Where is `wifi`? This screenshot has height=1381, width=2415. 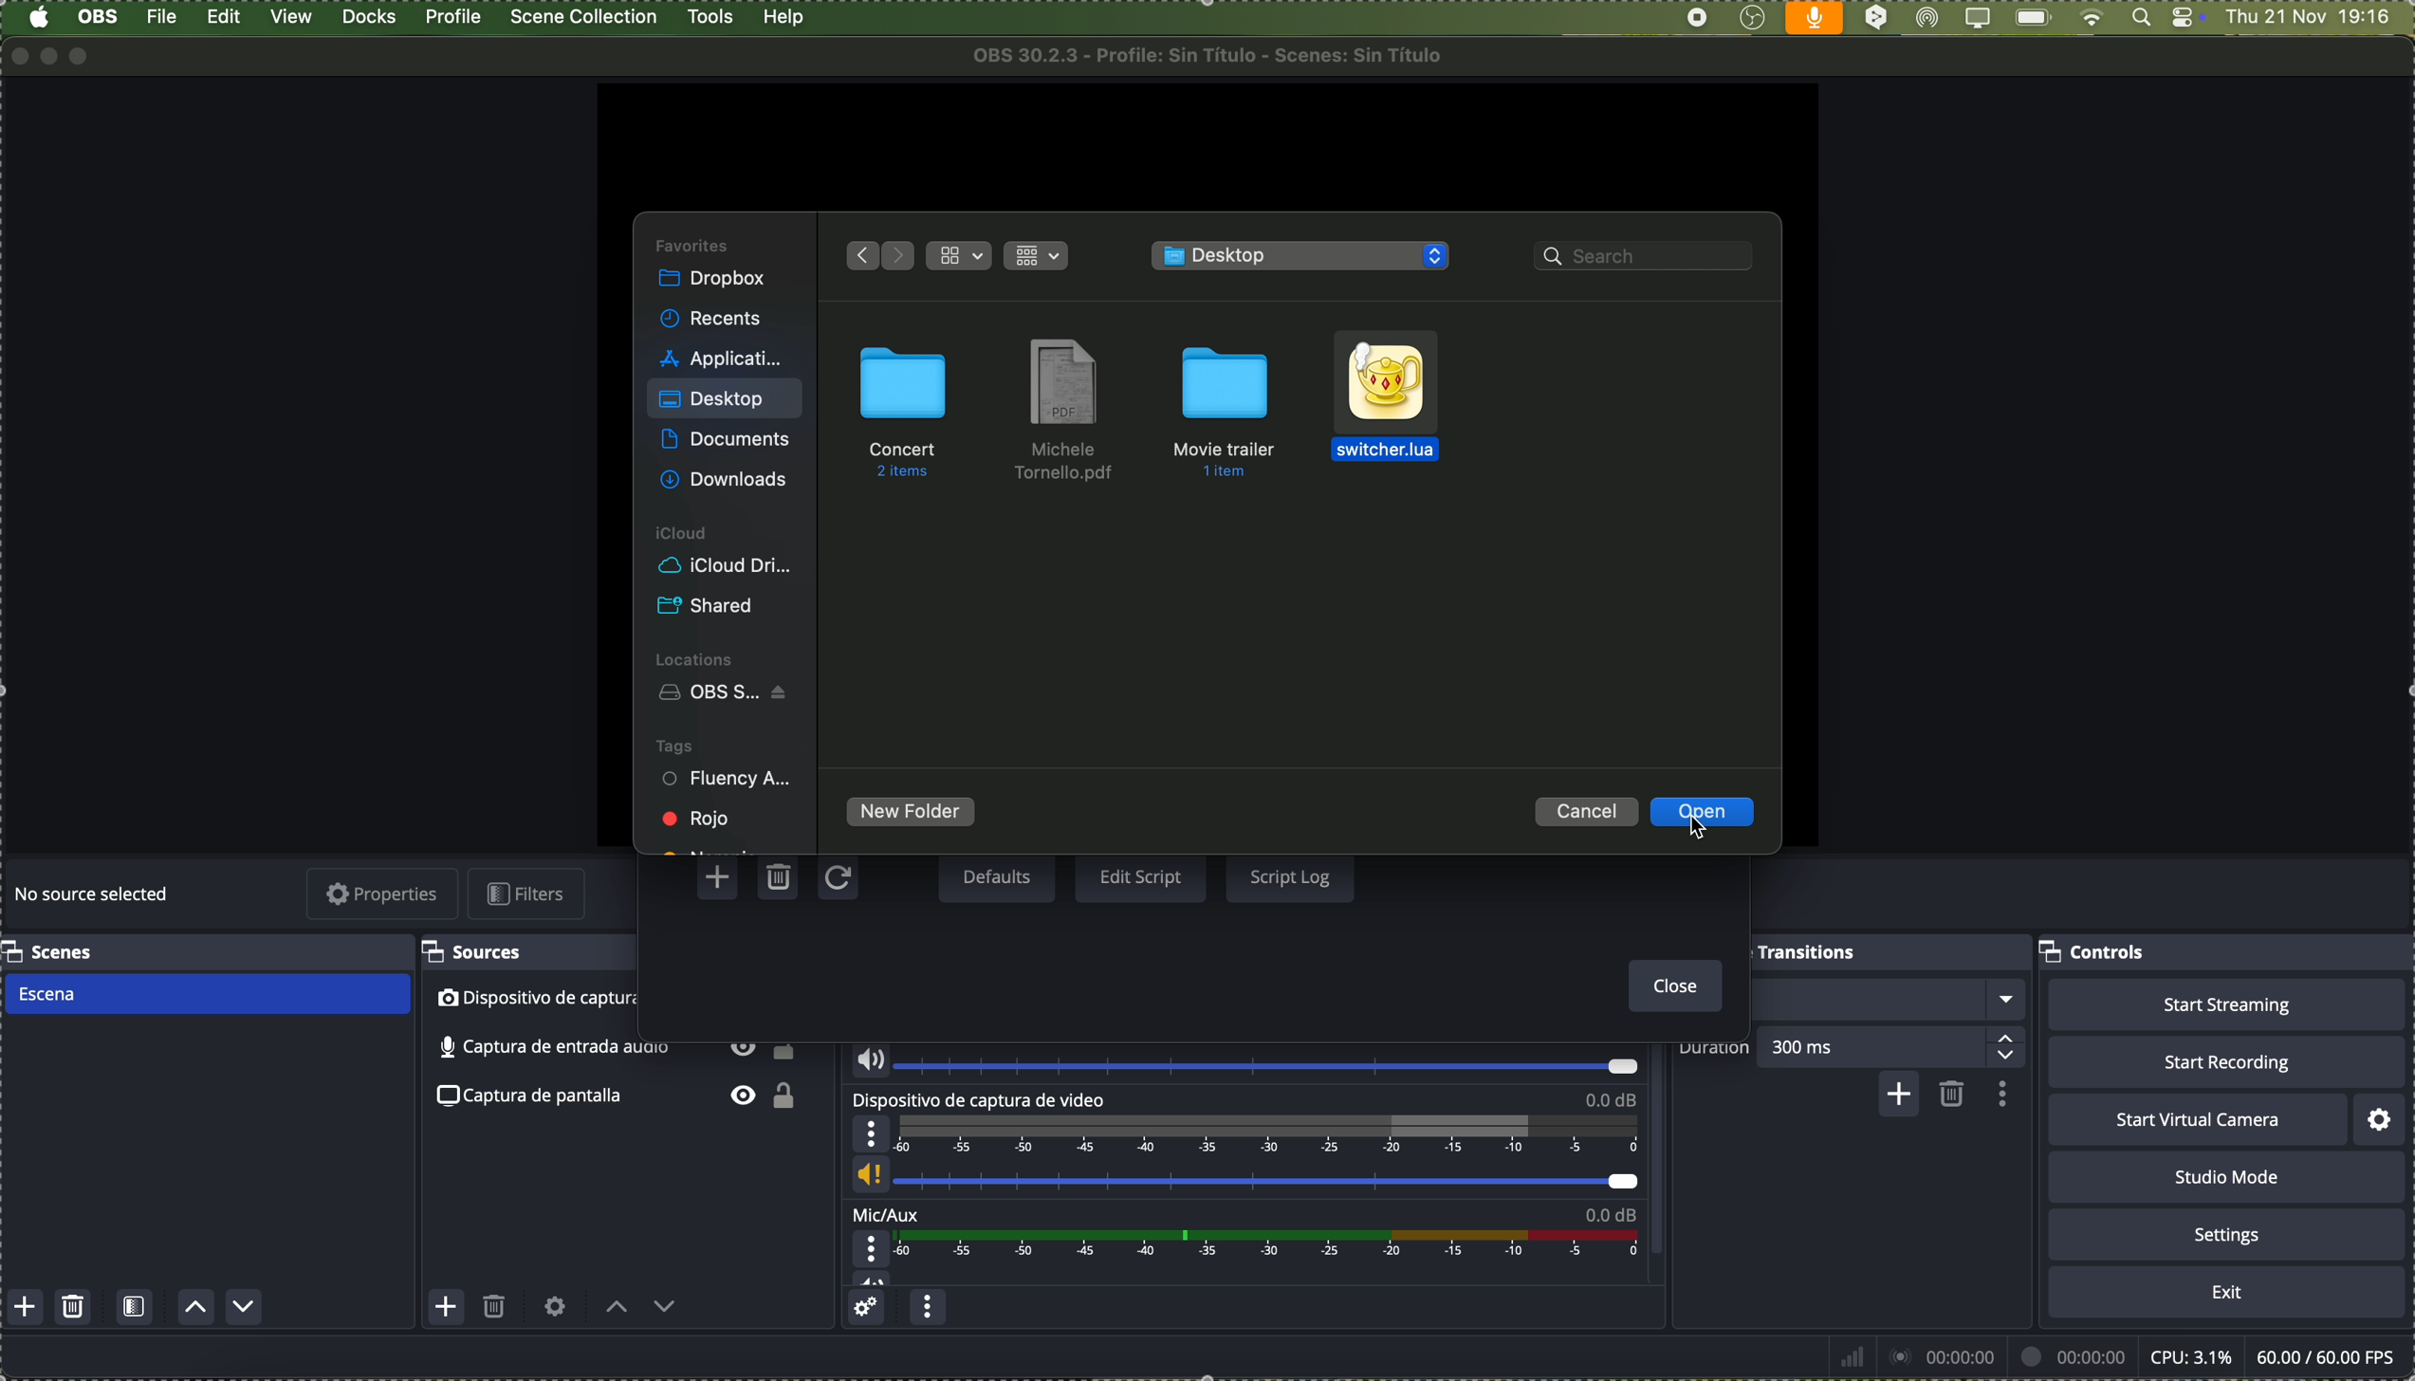
wifi is located at coordinates (2092, 19).